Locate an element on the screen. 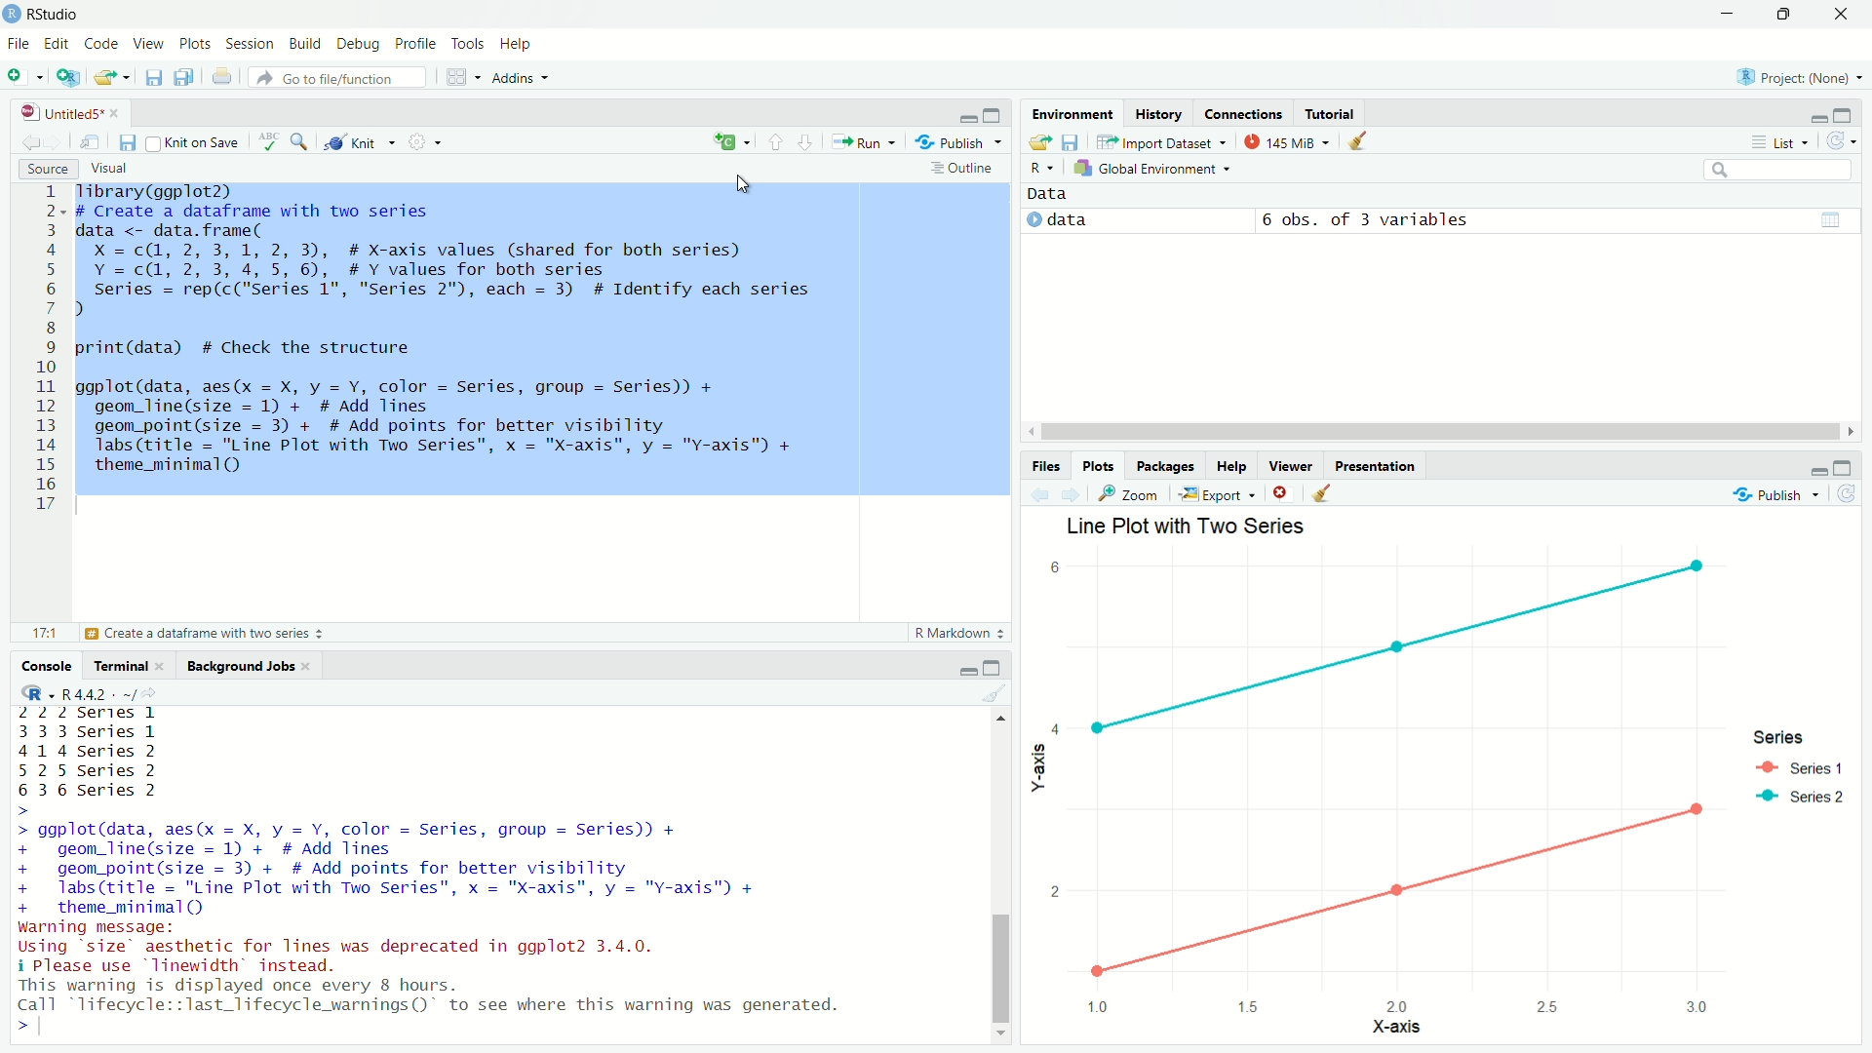 The image size is (1872, 1053). Code is located at coordinates (99, 46).